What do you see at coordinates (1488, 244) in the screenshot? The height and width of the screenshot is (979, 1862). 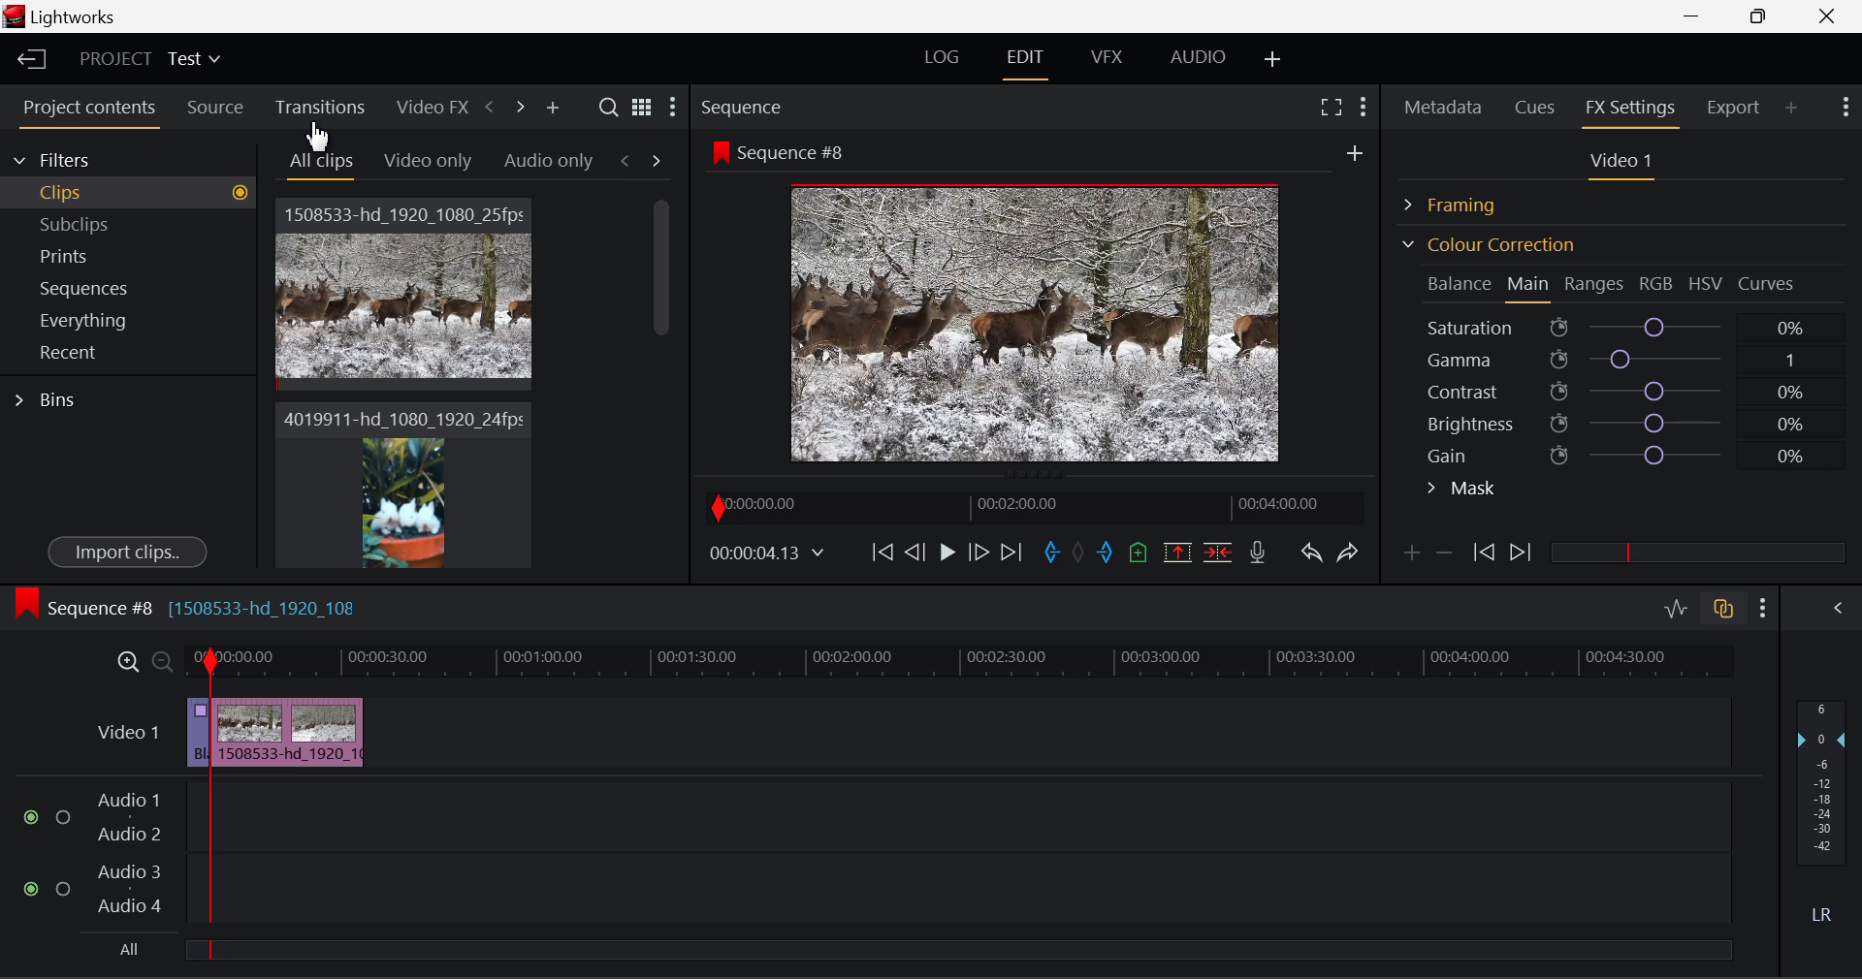 I see `Colour Correction` at bounding box center [1488, 244].